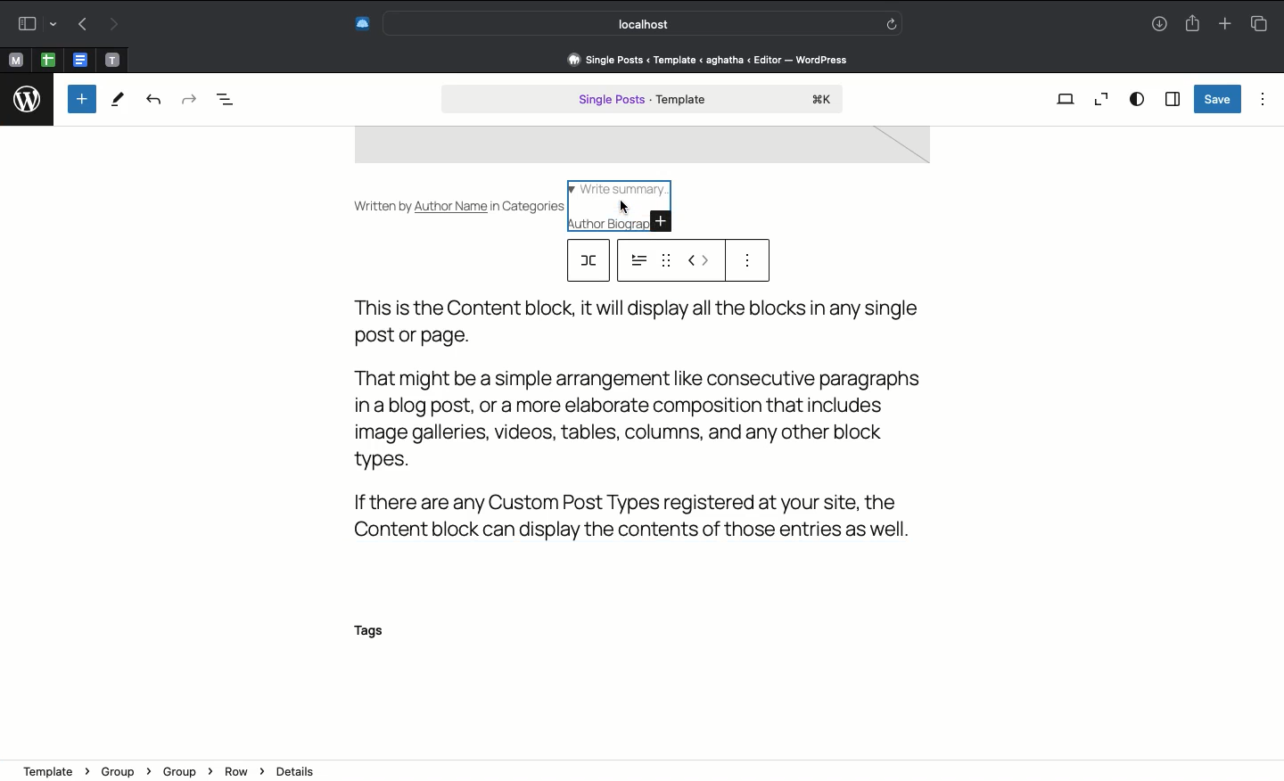 The width and height of the screenshot is (1284, 781). Describe the element at coordinates (1216, 99) in the screenshot. I see `Save` at that location.